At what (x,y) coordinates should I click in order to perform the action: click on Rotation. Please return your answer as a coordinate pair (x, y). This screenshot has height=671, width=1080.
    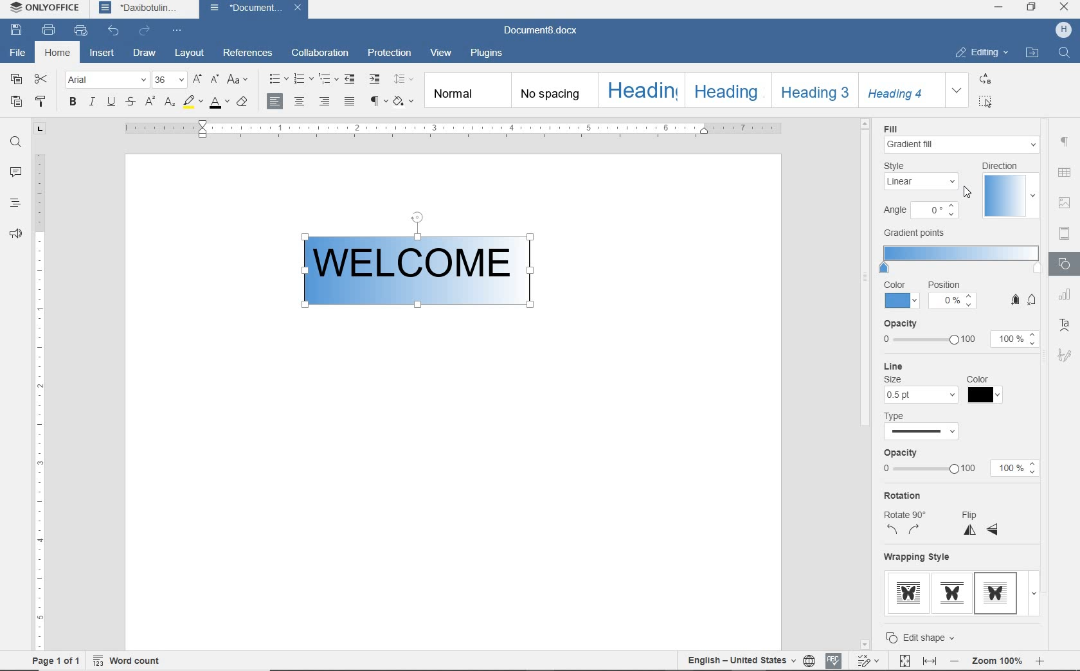
    Looking at the image, I should click on (903, 494).